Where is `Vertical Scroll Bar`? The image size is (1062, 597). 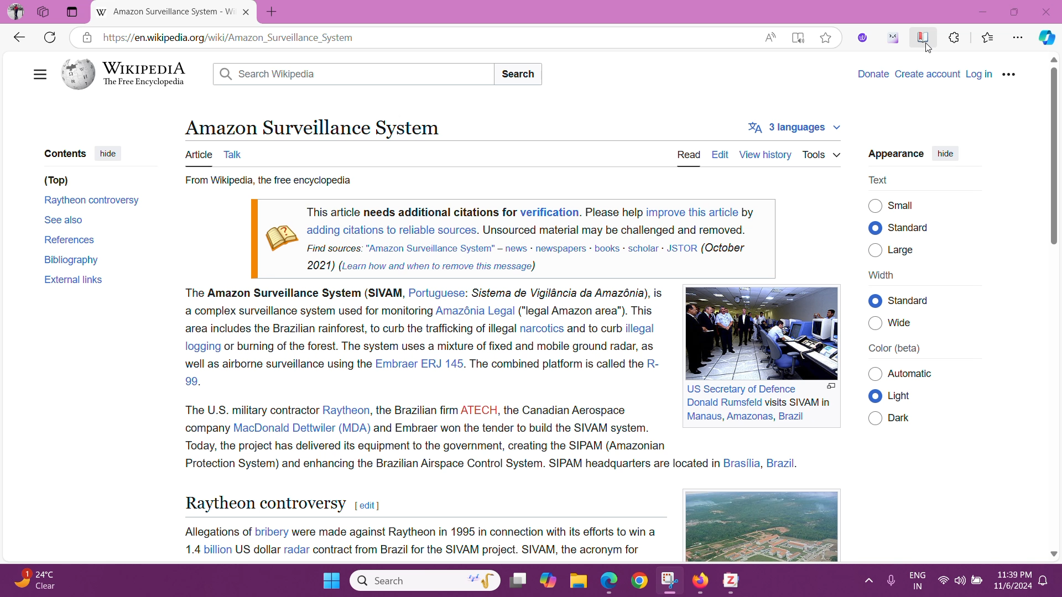
Vertical Scroll Bar is located at coordinates (1053, 307).